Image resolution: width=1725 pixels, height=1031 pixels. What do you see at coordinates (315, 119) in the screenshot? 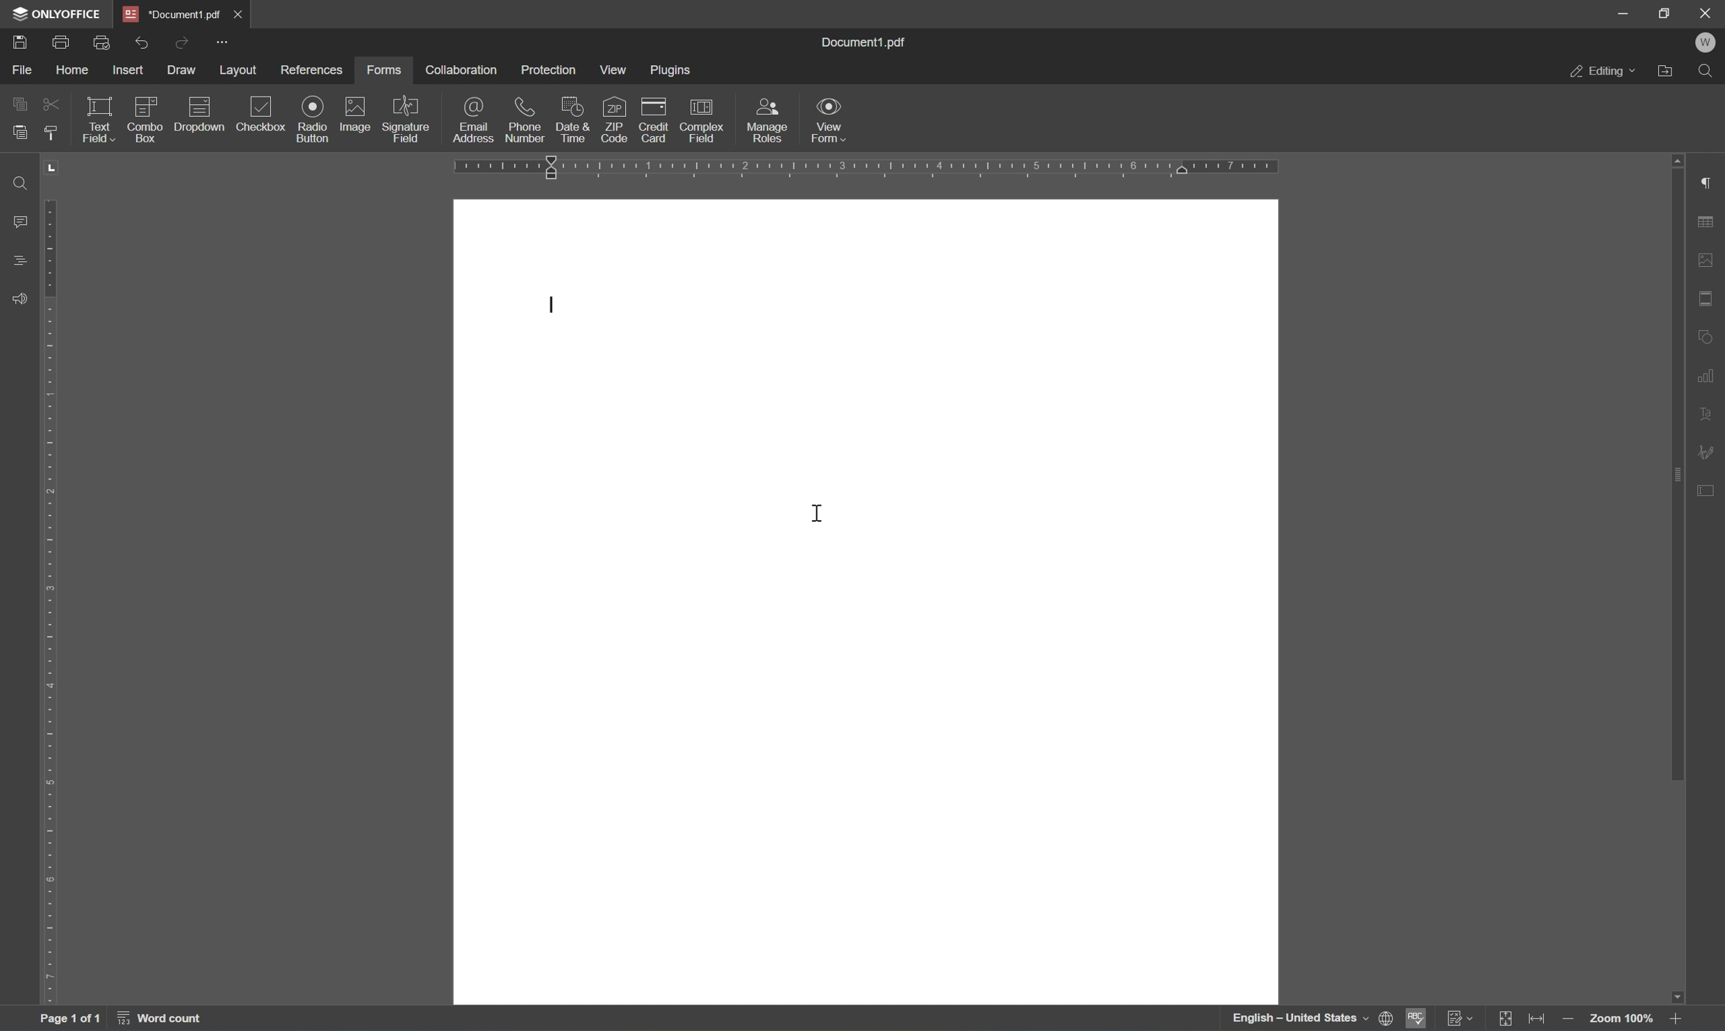
I see `radio button` at bounding box center [315, 119].